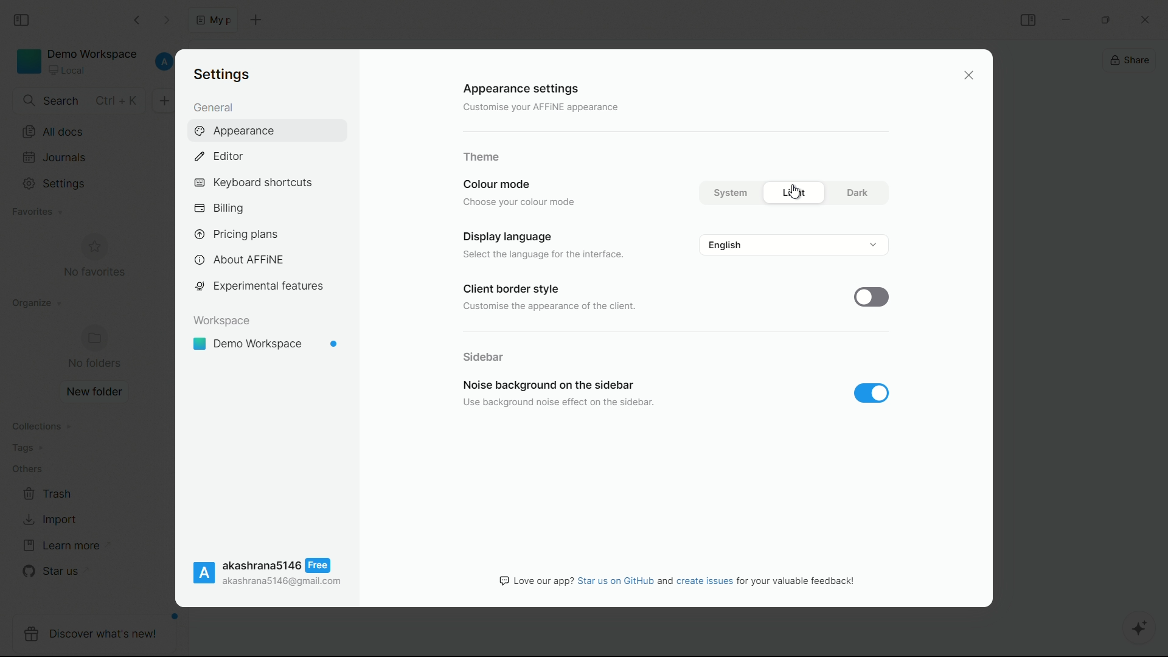 Image resolution: width=1168 pixels, height=657 pixels. Describe the element at coordinates (77, 61) in the screenshot. I see `demo workspace` at that location.